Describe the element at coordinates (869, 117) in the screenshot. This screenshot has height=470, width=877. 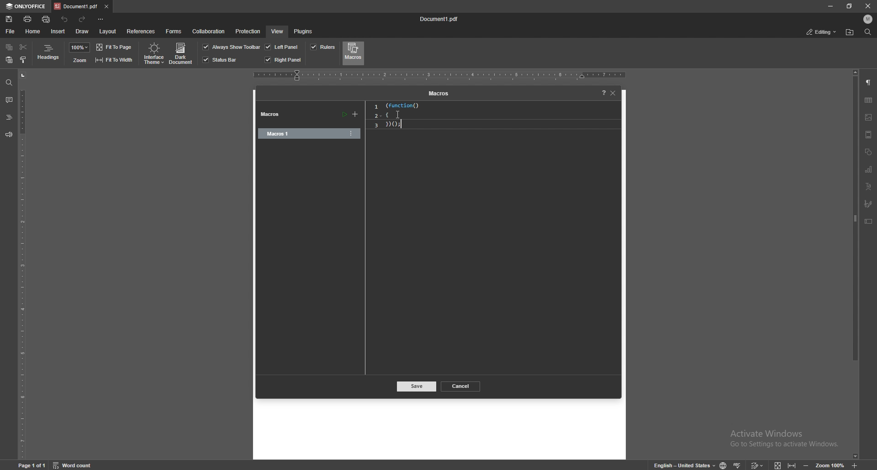
I see `image` at that location.